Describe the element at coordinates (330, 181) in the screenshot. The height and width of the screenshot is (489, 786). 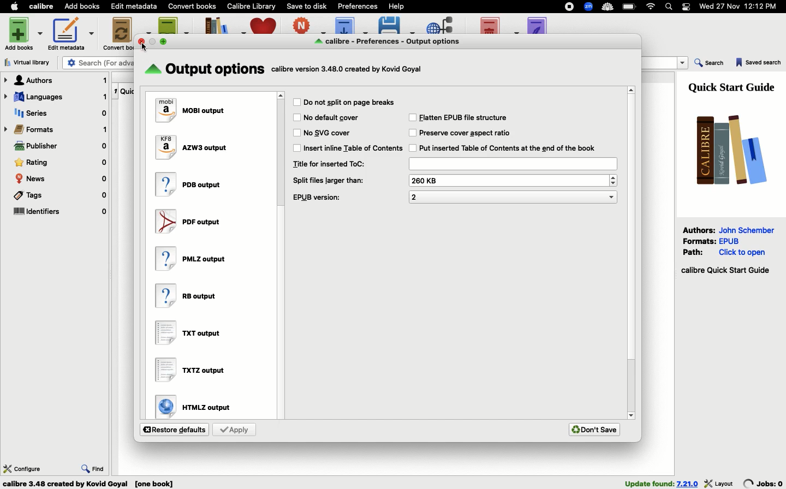
I see `Split files` at that location.